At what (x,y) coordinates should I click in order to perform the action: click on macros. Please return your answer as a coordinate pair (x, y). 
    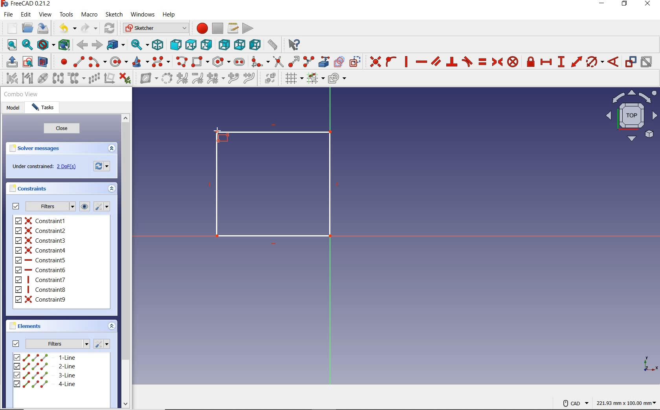
    Looking at the image, I should click on (233, 28).